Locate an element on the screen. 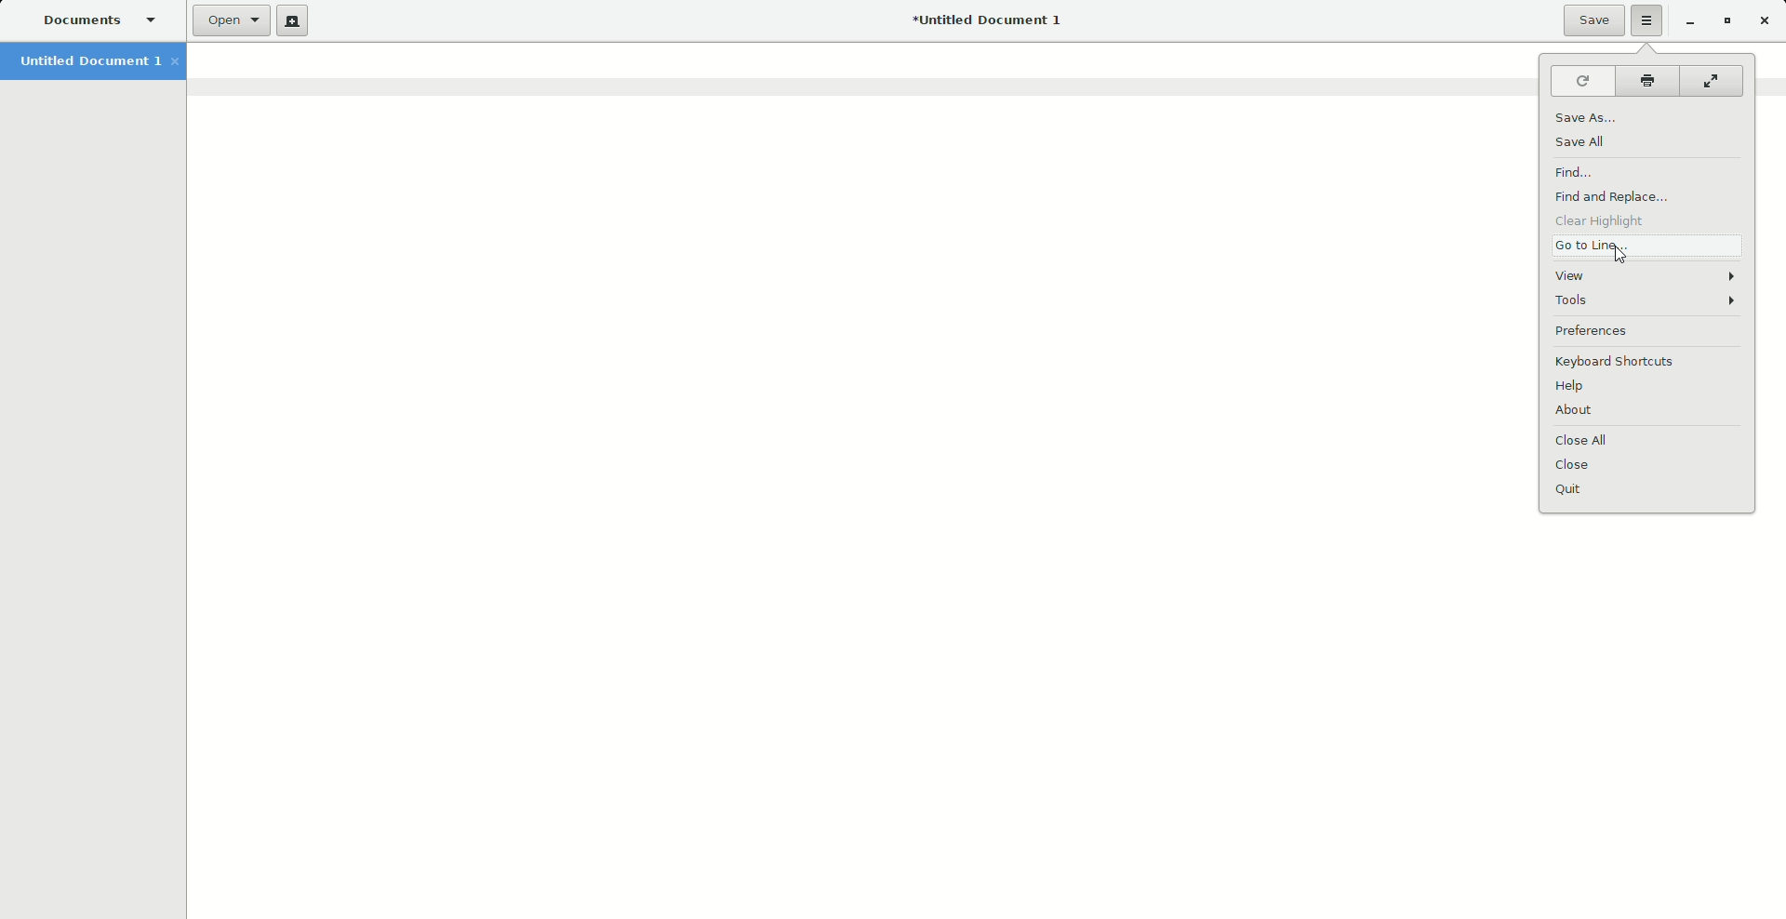 The image size is (1786, 919). View is located at coordinates (1648, 275).